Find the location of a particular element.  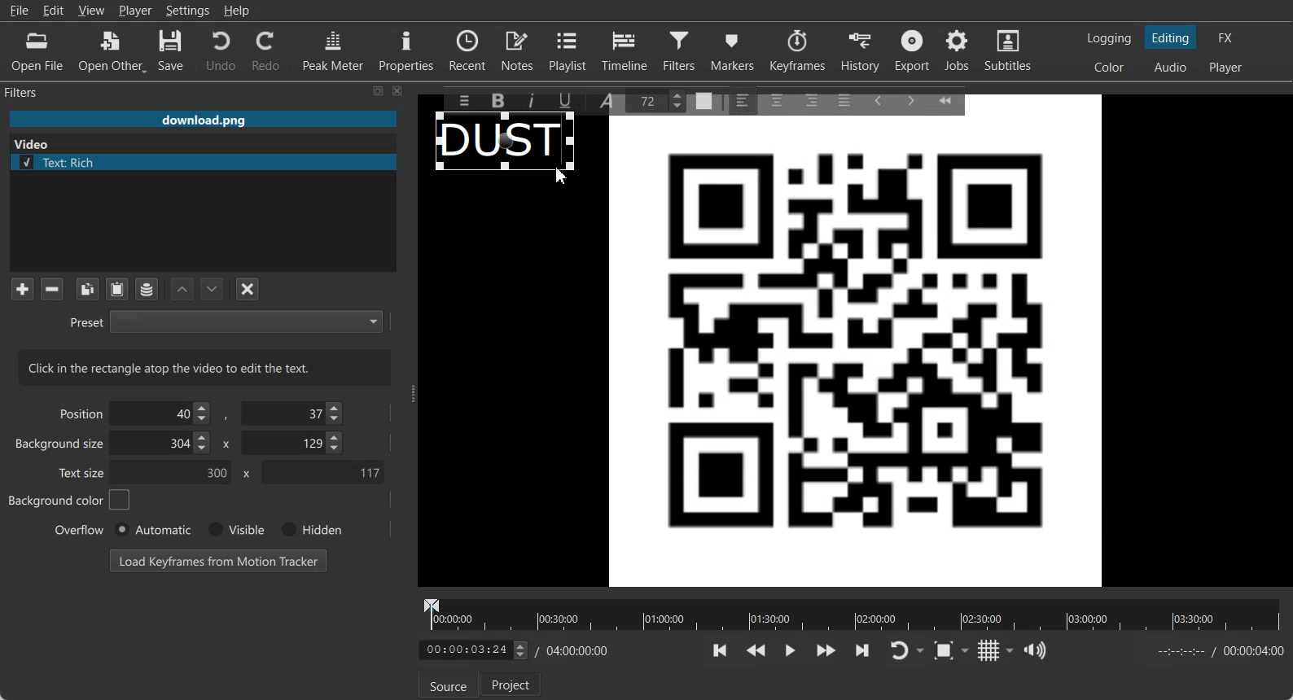

Deselect the filter is located at coordinates (248, 289).